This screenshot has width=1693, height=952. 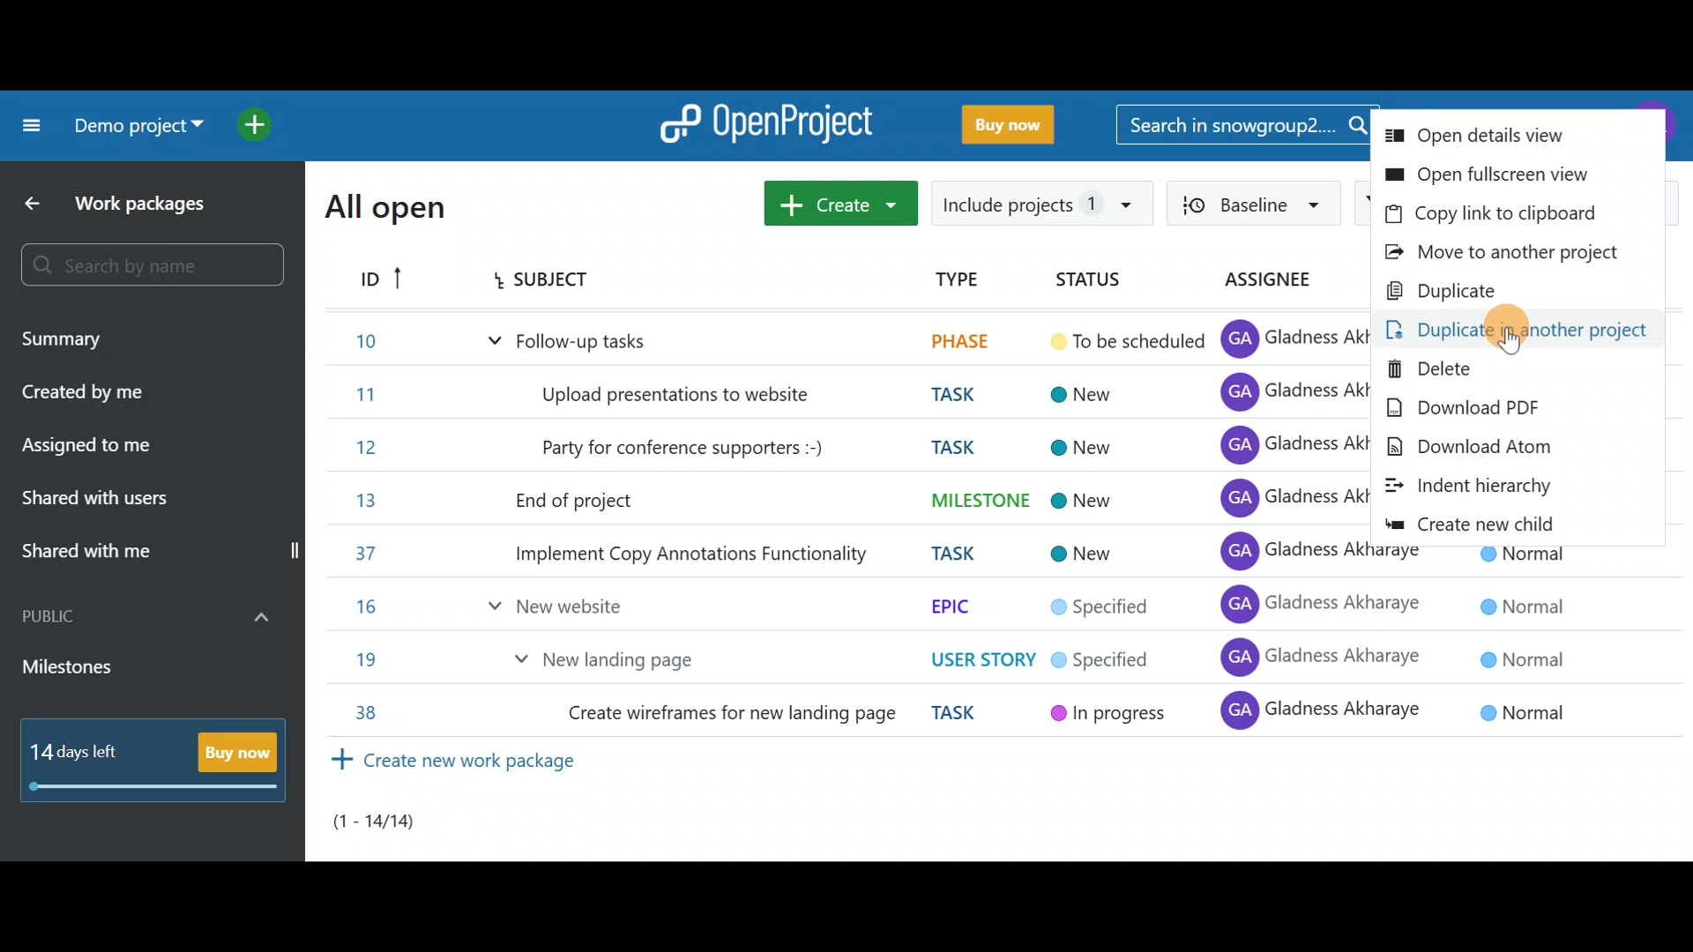 I want to click on GA Gladness Akharaye, so click(x=1309, y=606).